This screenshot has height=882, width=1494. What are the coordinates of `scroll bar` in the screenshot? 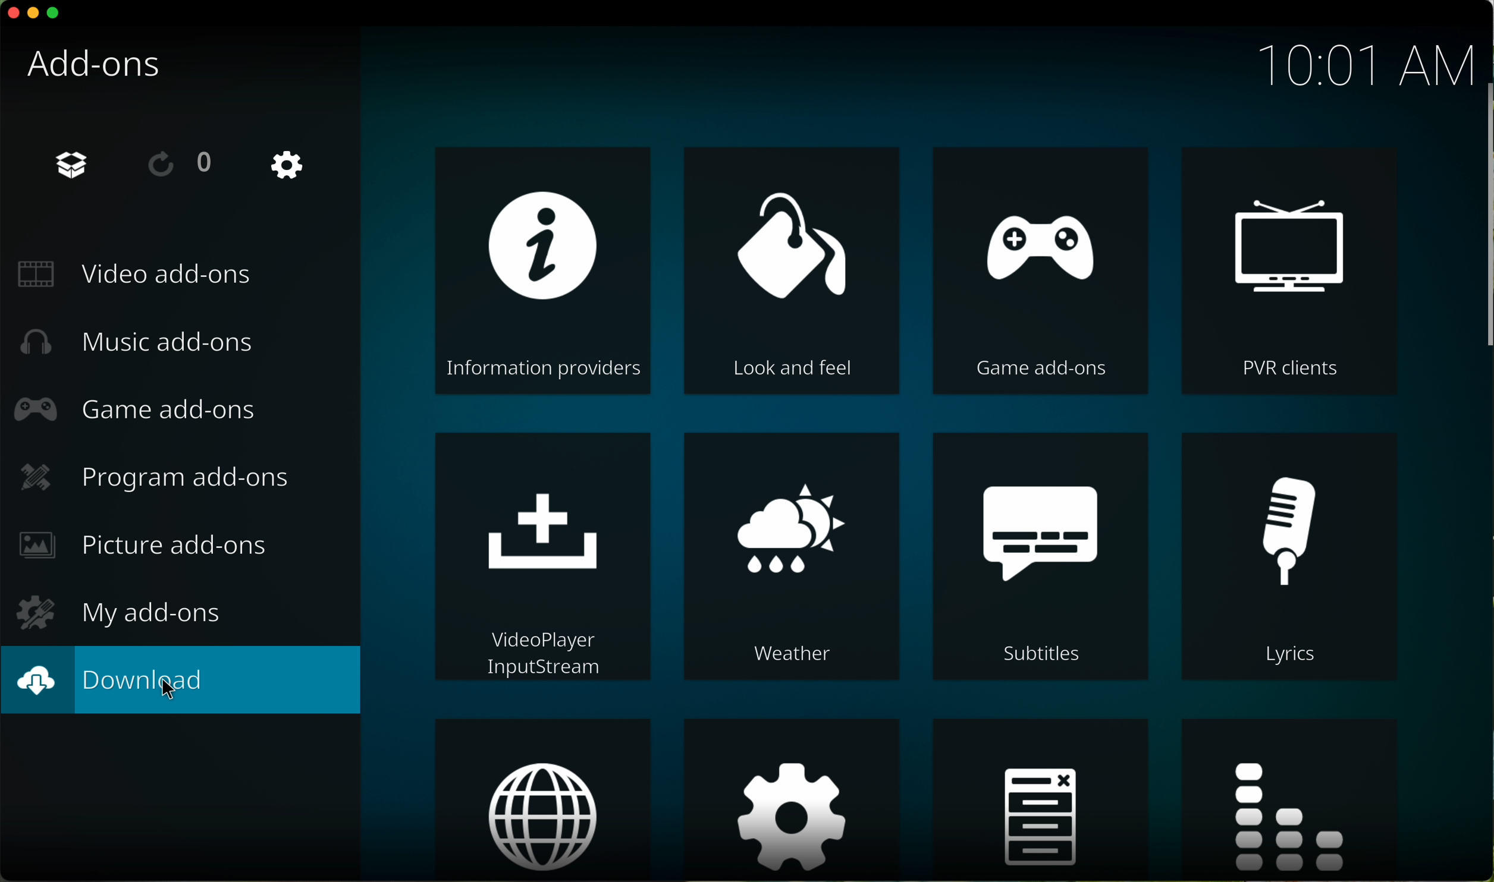 It's located at (1484, 220).